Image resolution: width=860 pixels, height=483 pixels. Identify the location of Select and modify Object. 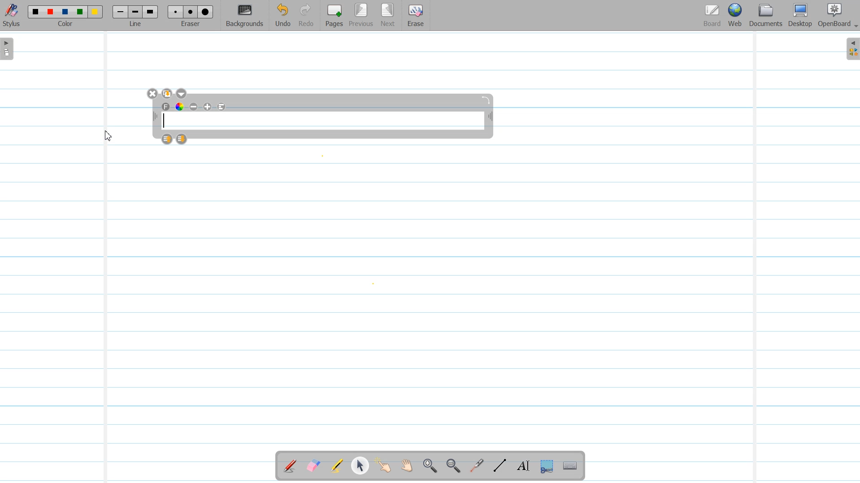
(360, 466).